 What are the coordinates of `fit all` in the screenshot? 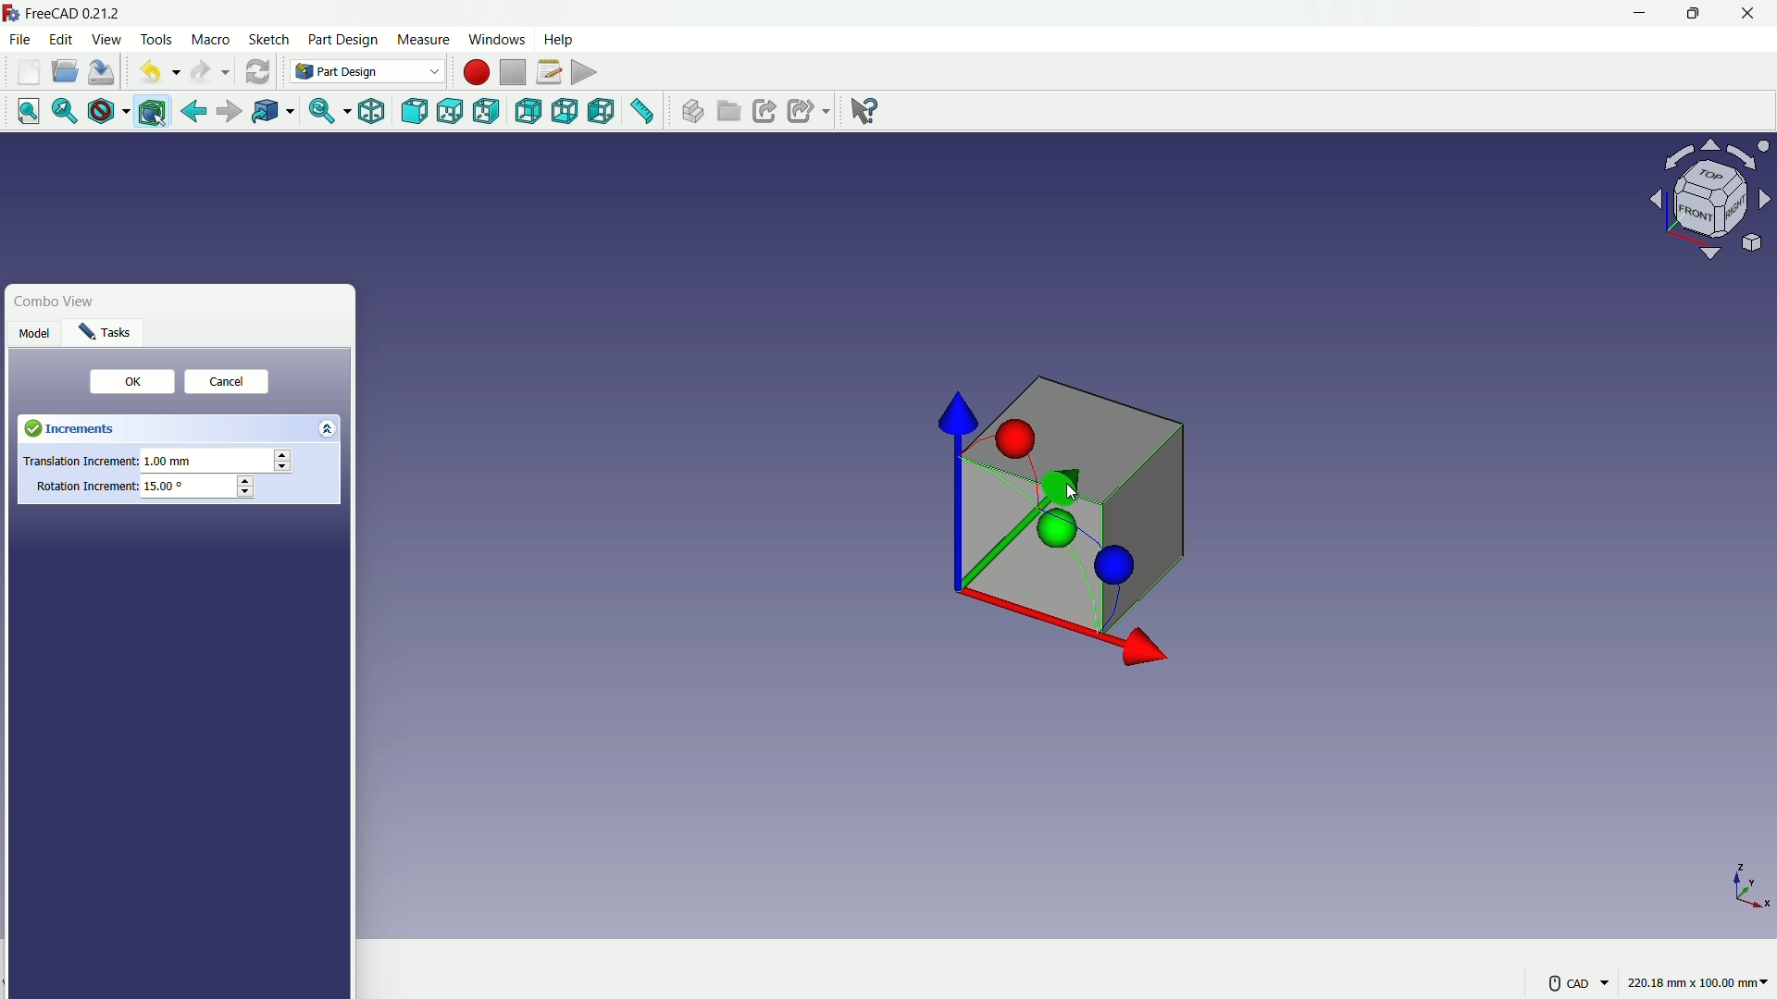 It's located at (22, 110).